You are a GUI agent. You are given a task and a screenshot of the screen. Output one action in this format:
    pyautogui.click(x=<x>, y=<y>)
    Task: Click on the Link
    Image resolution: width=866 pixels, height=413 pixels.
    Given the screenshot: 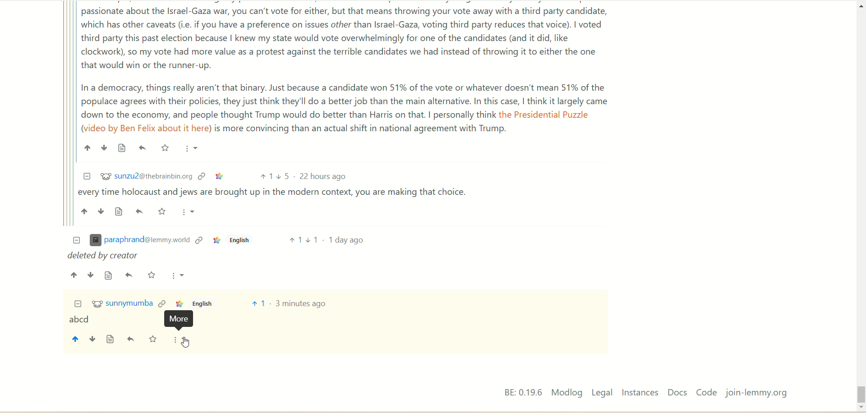 What is the action you would take?
    pyautogui.click(x=202, y=176)
    